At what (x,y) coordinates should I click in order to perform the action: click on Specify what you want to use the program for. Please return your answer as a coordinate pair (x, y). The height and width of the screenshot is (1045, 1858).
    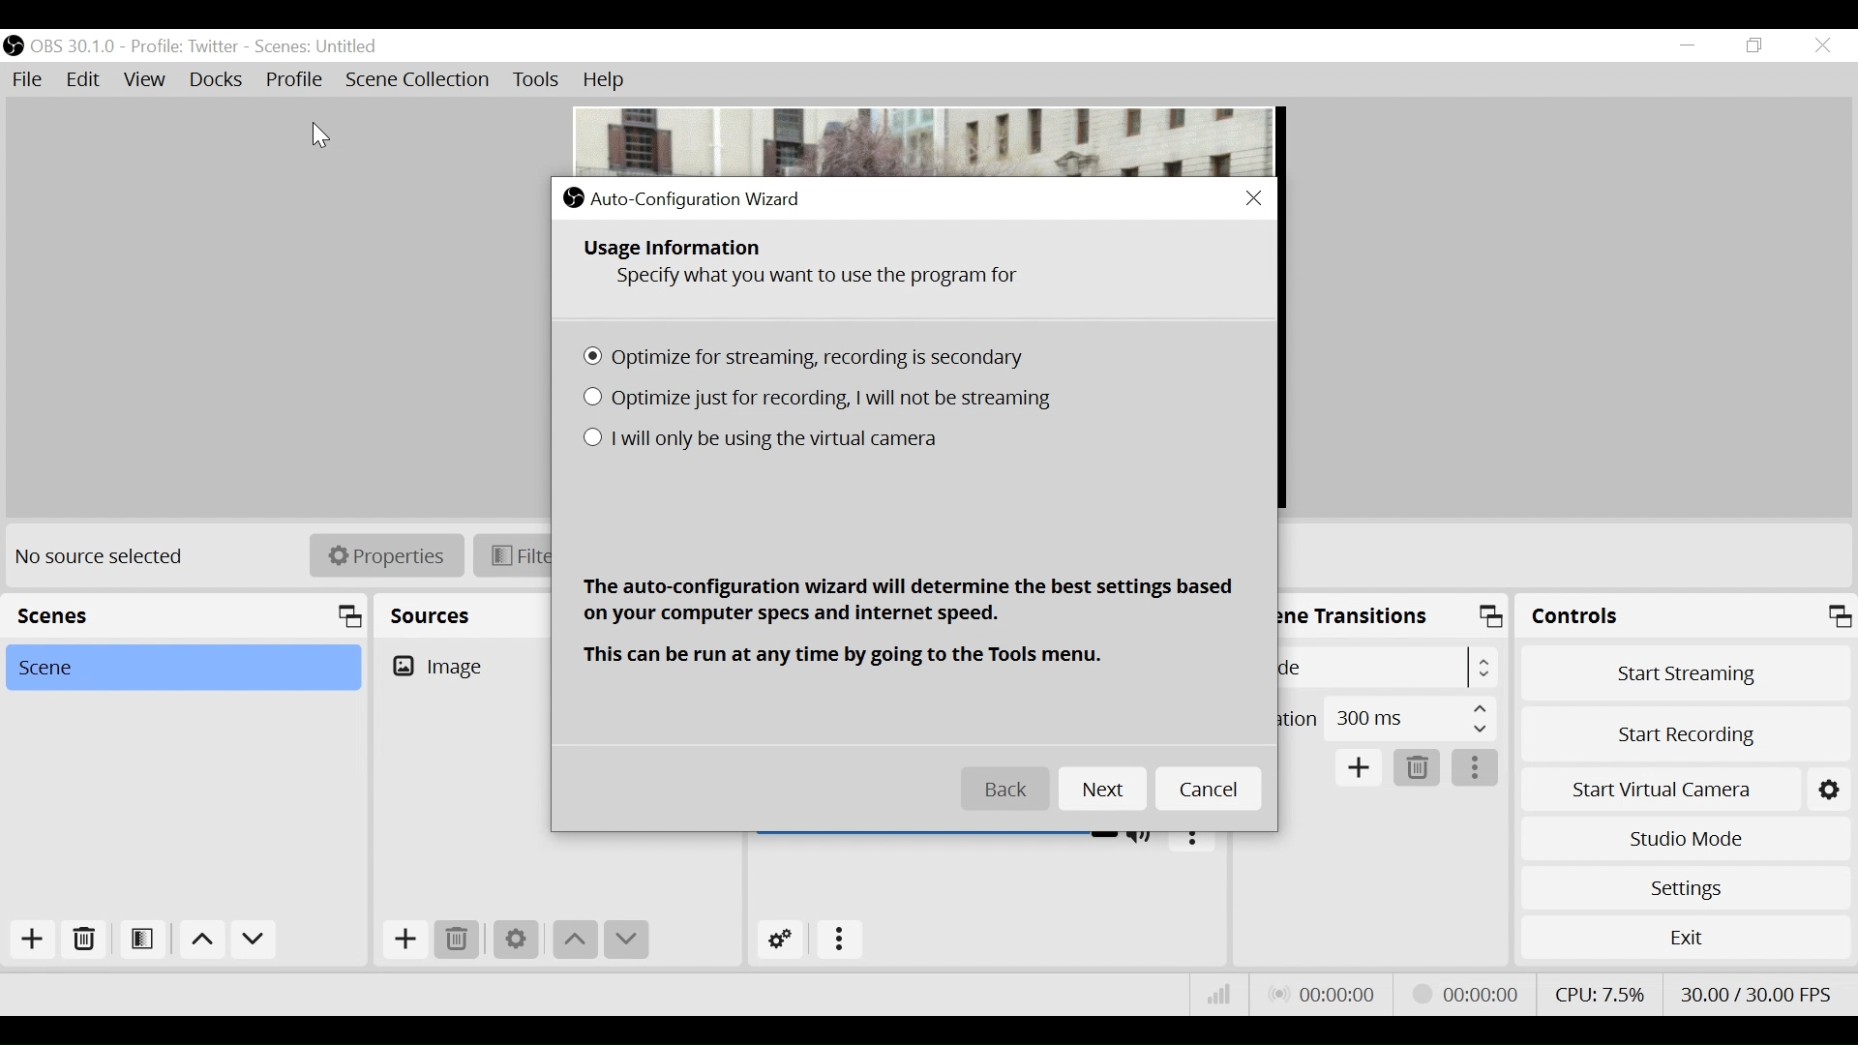
    Looking at the image, I should click on (820, 280).